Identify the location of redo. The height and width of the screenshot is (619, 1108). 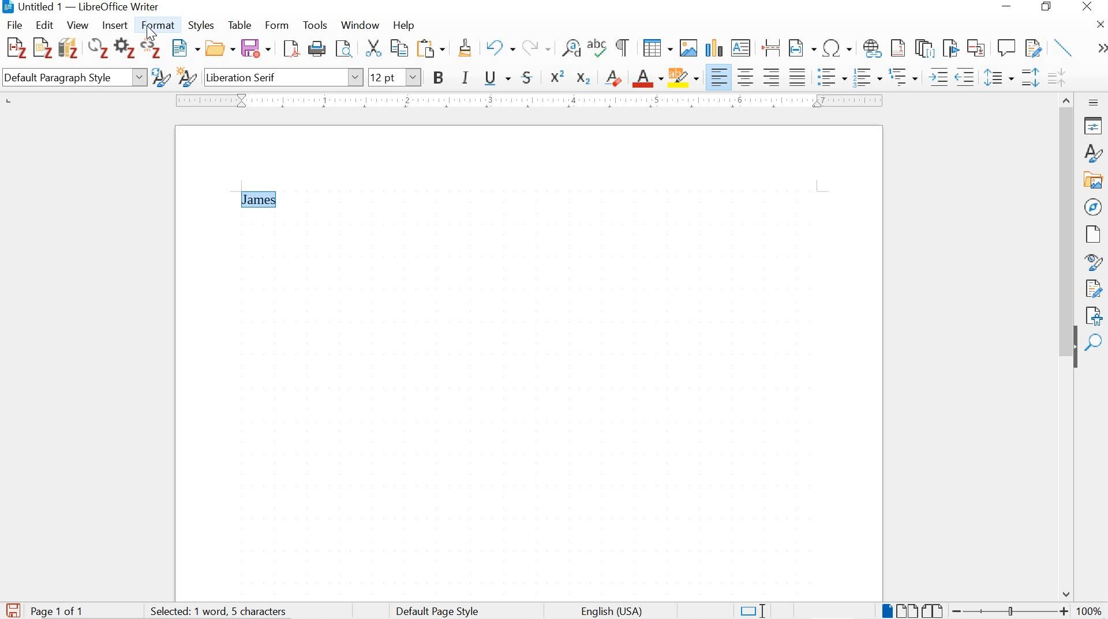
(536, 47).